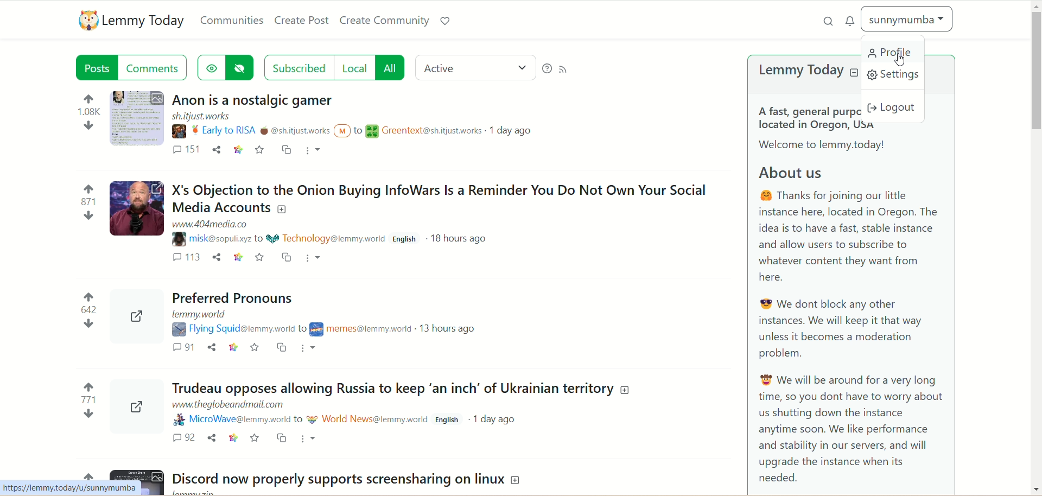  Describe the element at coordinates (510, 130) in the screenshot. I see `1 day ago` at that location.